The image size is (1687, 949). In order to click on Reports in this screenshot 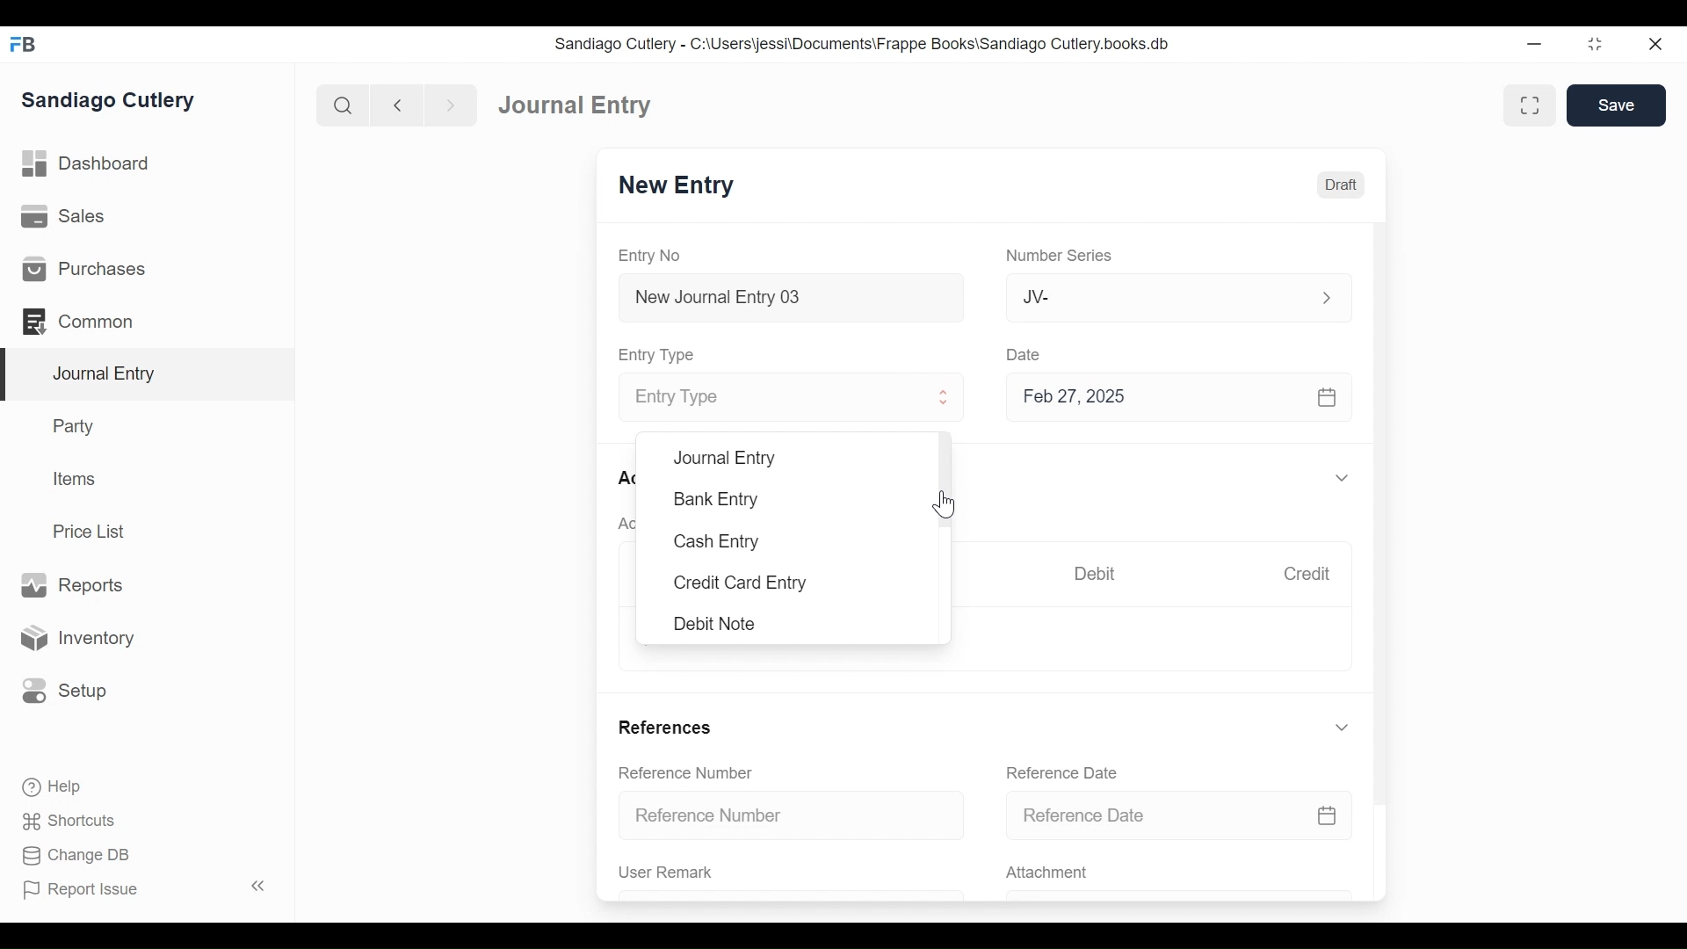, I will do `click(77, 585)`.